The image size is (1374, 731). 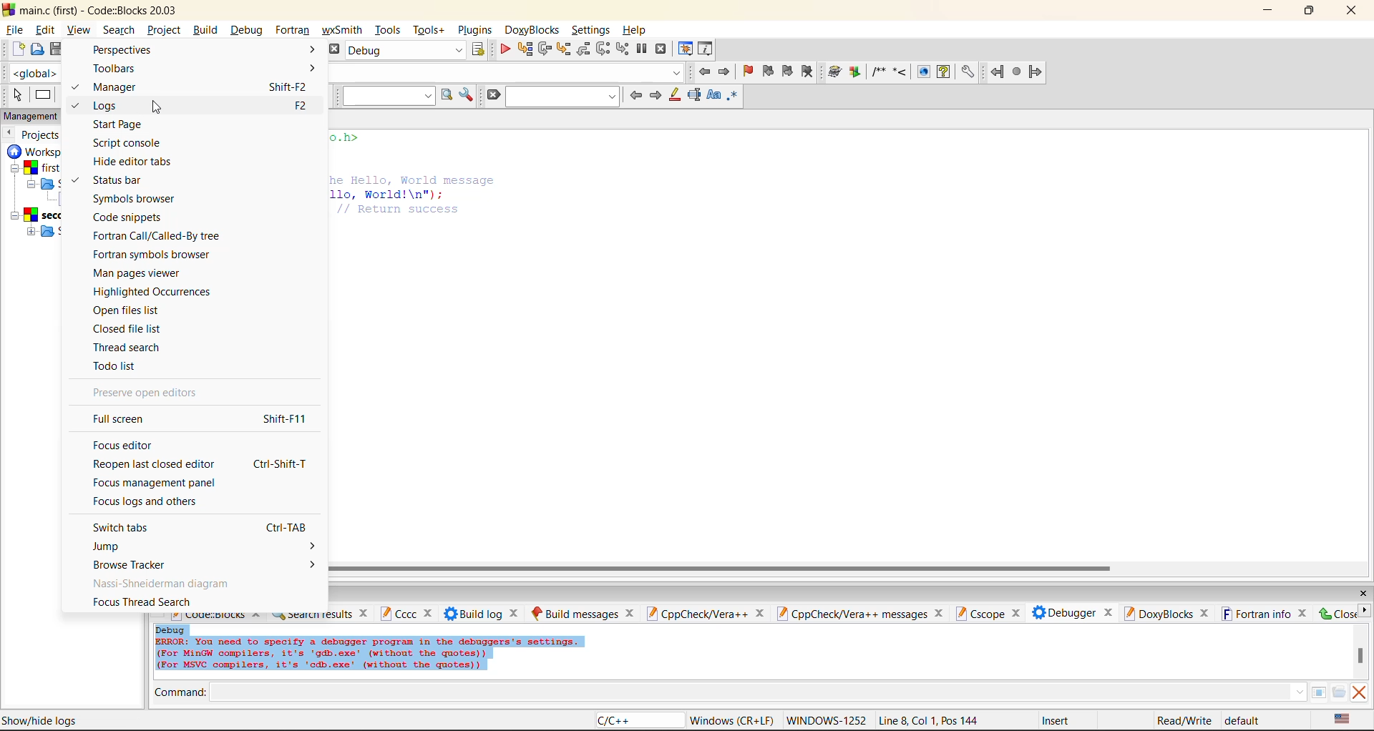 I want to click on maximize, so click(x=1312, y=12).